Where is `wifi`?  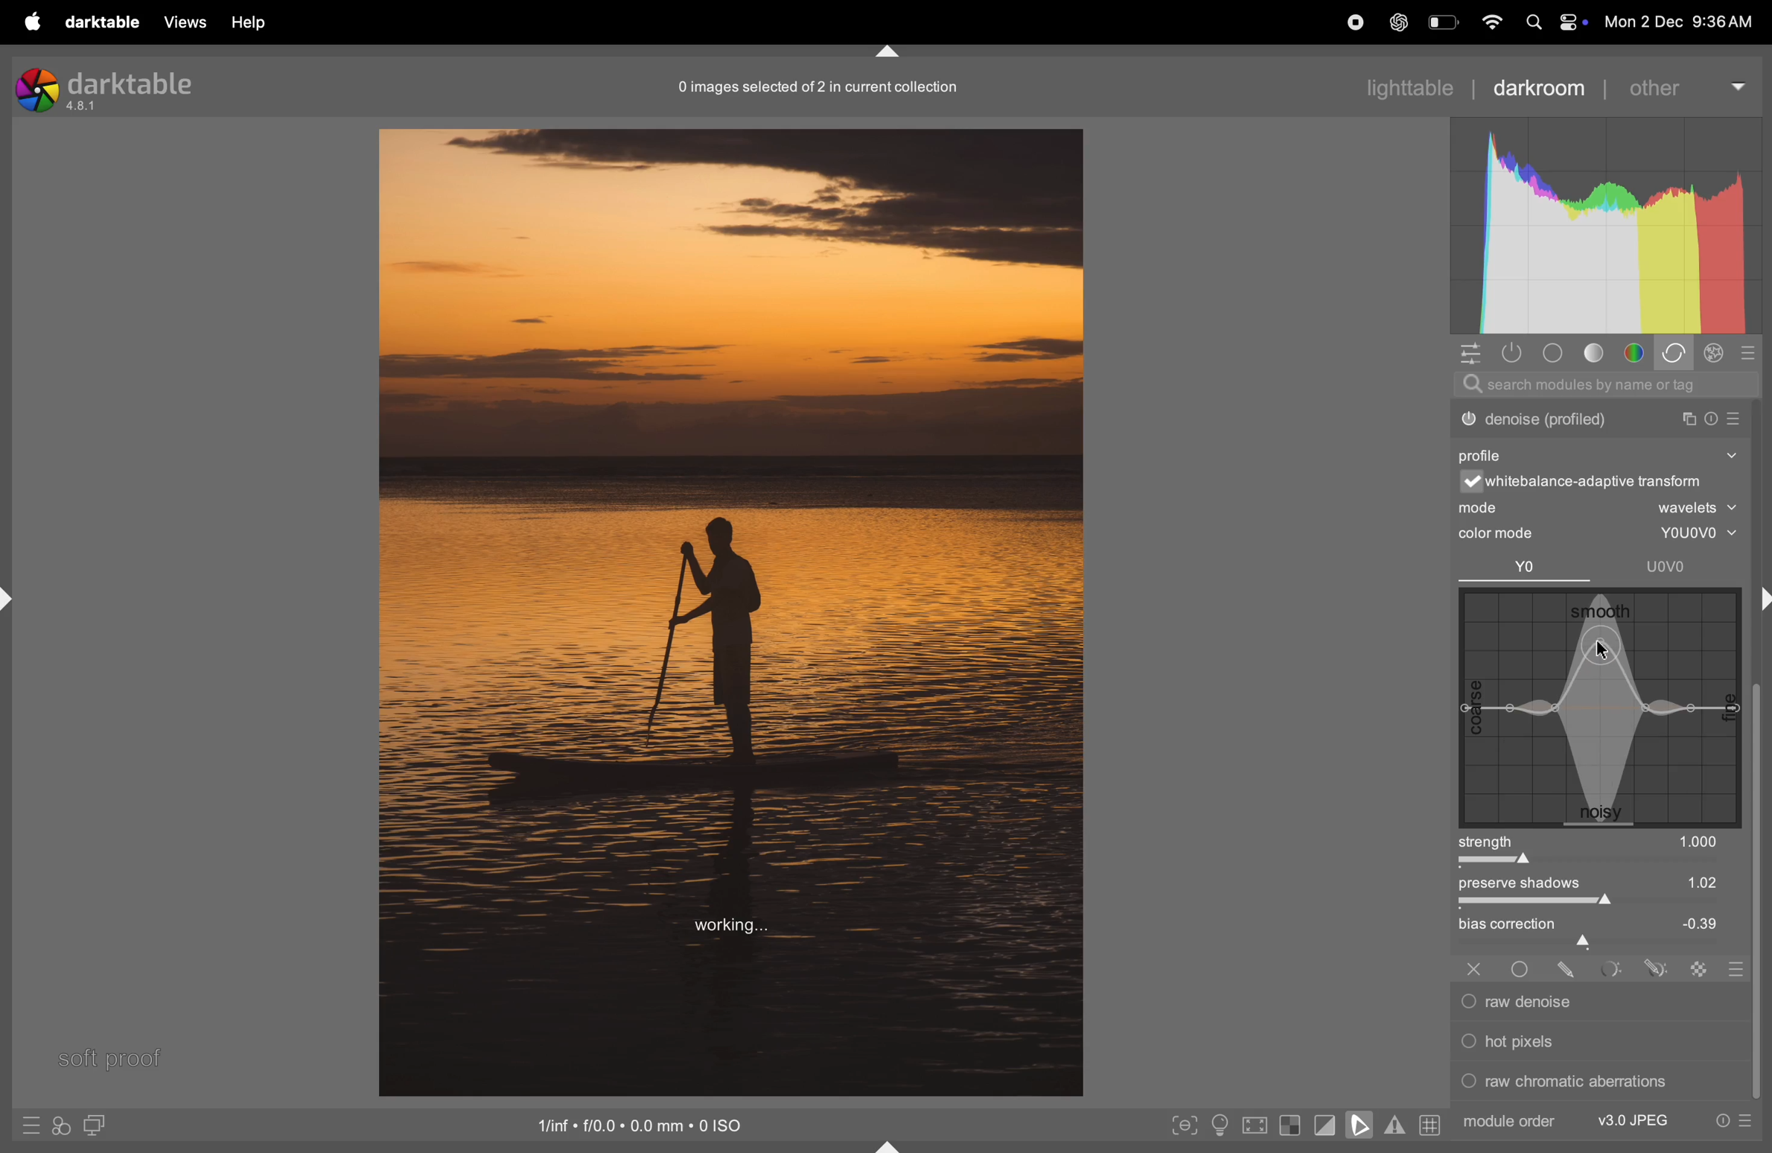 wifi is located at coordinates (1489, 22).